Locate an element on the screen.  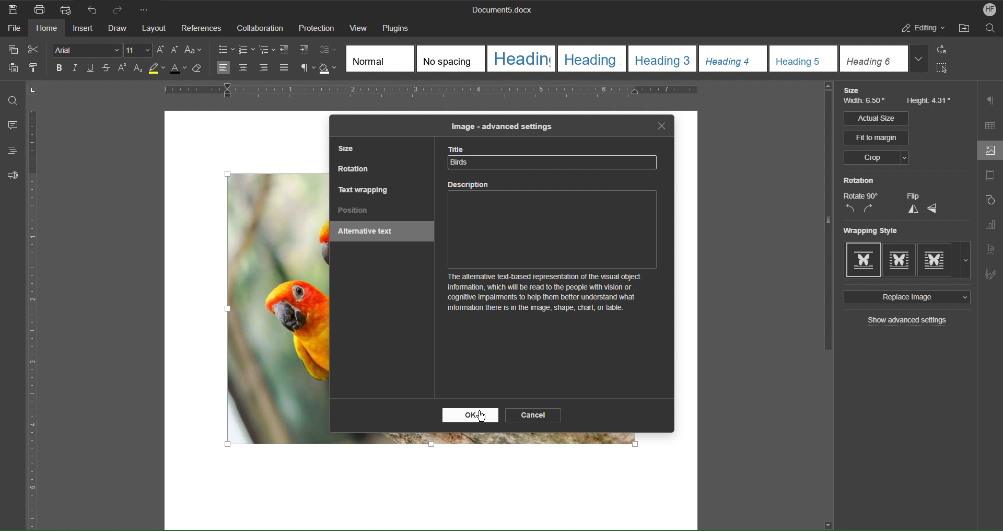
Copy Style is located at coordinates (37, 68).